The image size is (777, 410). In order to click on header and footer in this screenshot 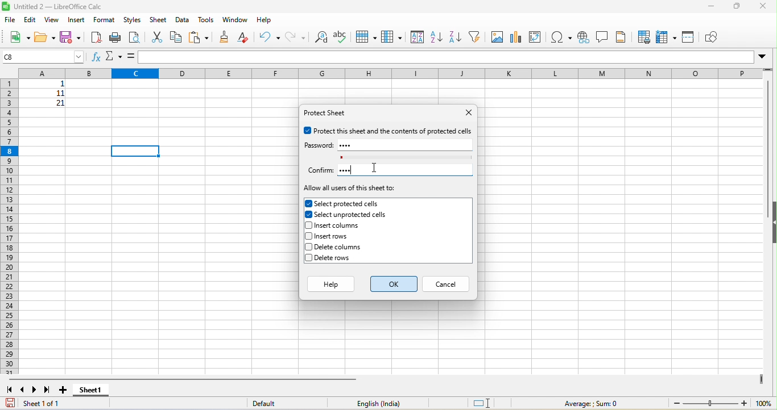, I will do `click(623, 37)`.